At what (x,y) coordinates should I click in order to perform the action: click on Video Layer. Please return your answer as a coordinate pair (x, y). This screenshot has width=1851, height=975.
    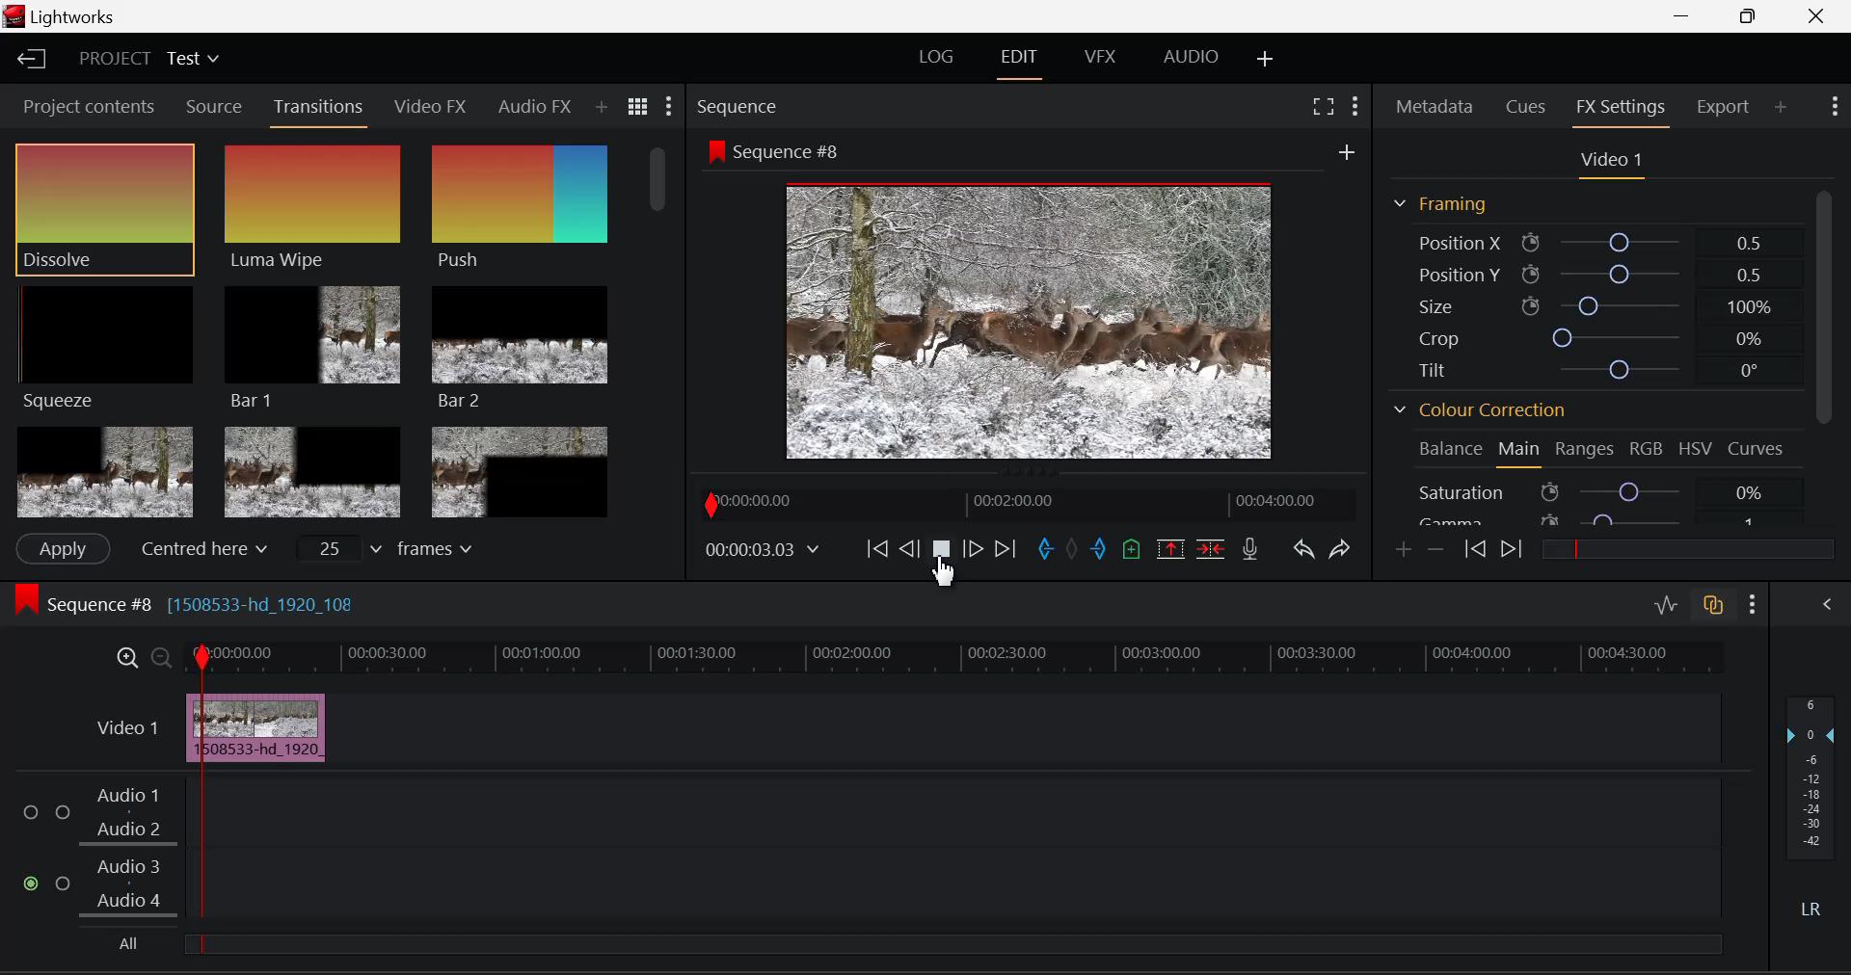
    Looking at the image, I should click on (127, 727).